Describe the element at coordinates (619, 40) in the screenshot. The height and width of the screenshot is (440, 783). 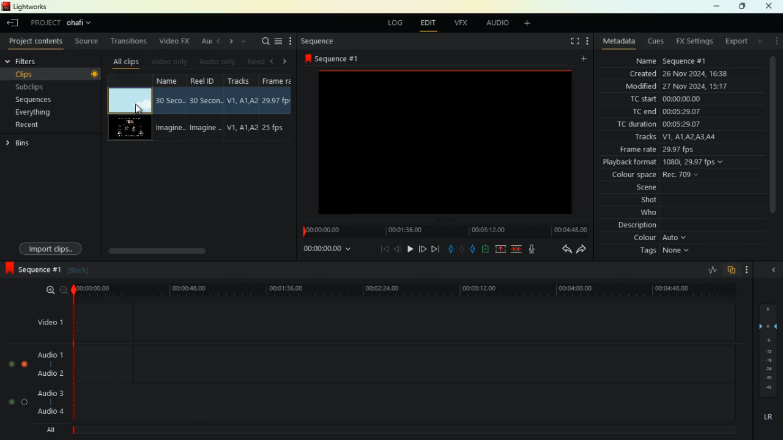
I see `metadata` at that location.